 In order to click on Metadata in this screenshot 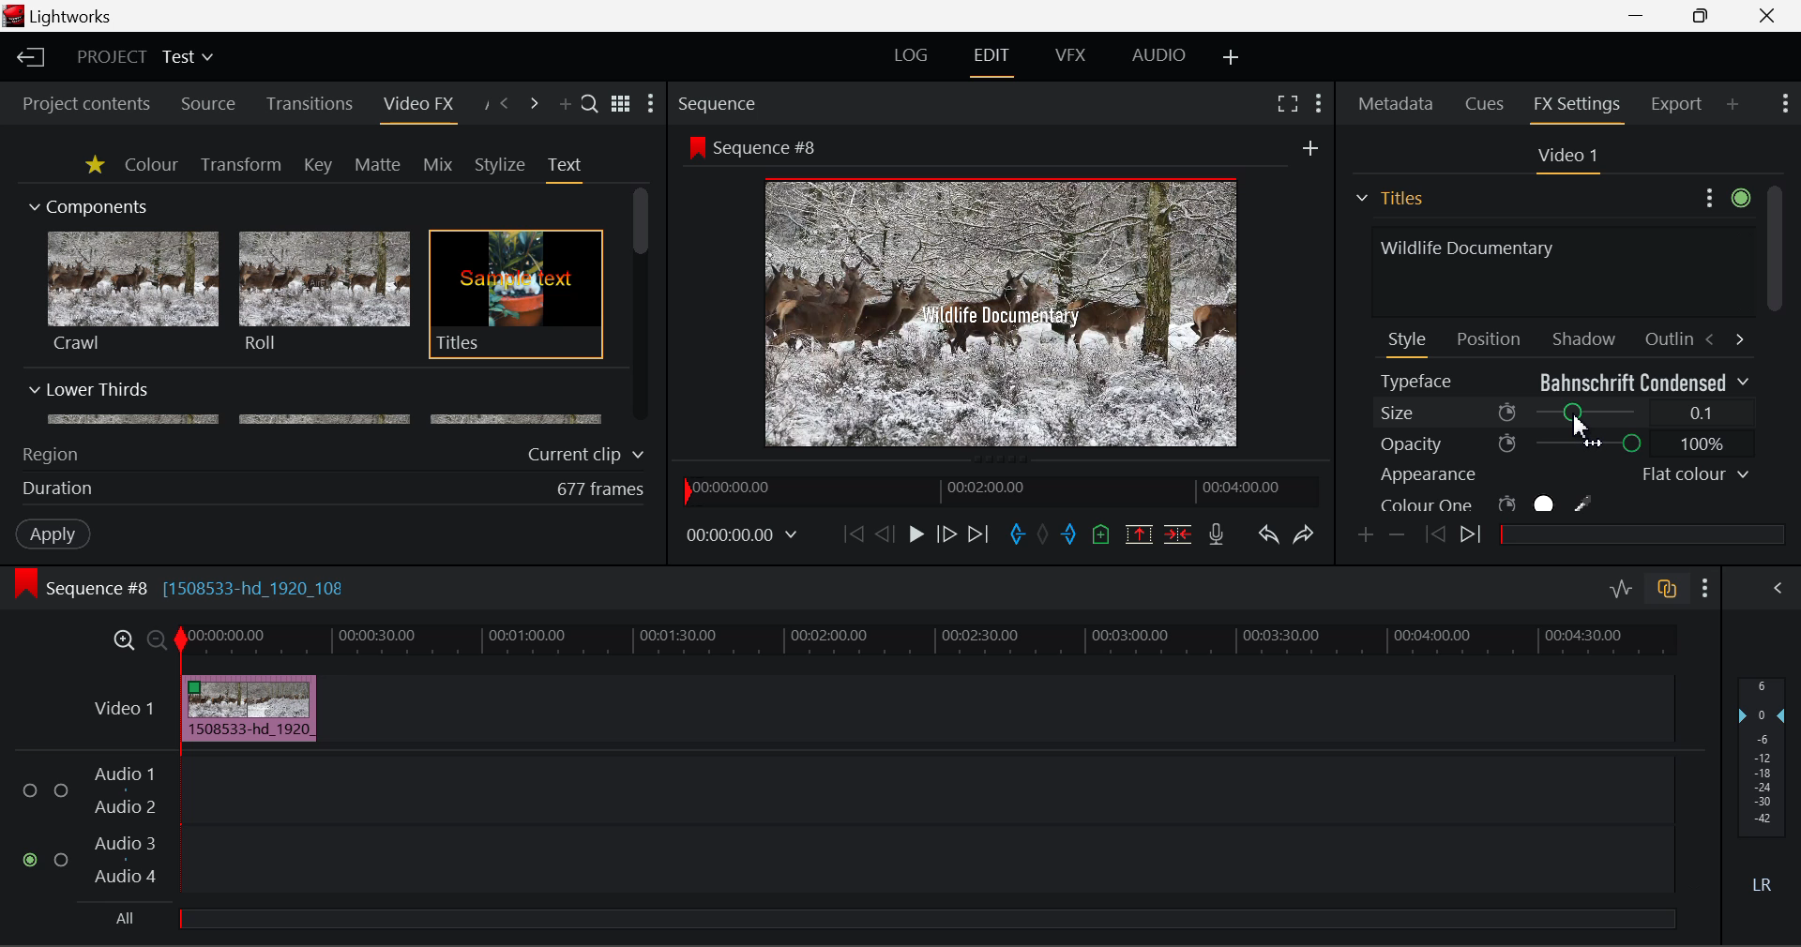, I will do `click(1397, 106)`.